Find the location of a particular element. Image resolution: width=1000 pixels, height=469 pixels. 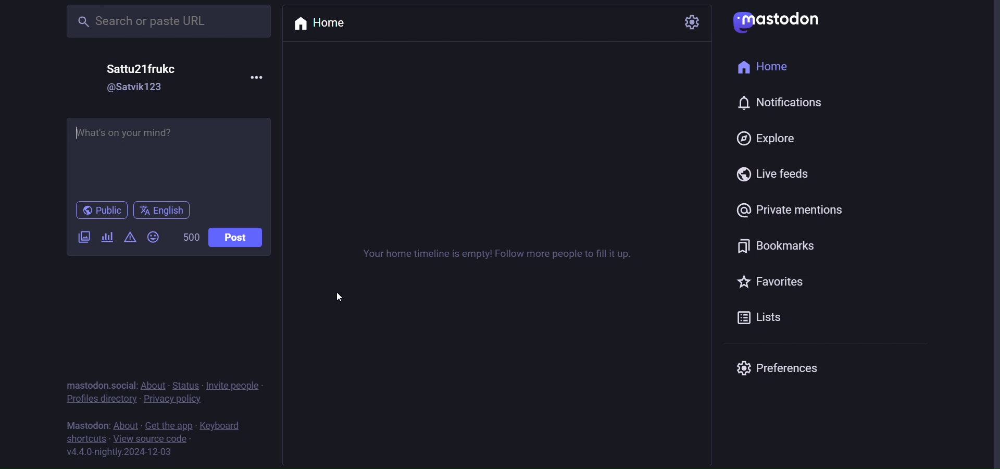

more is located at coordinates (262, 77).